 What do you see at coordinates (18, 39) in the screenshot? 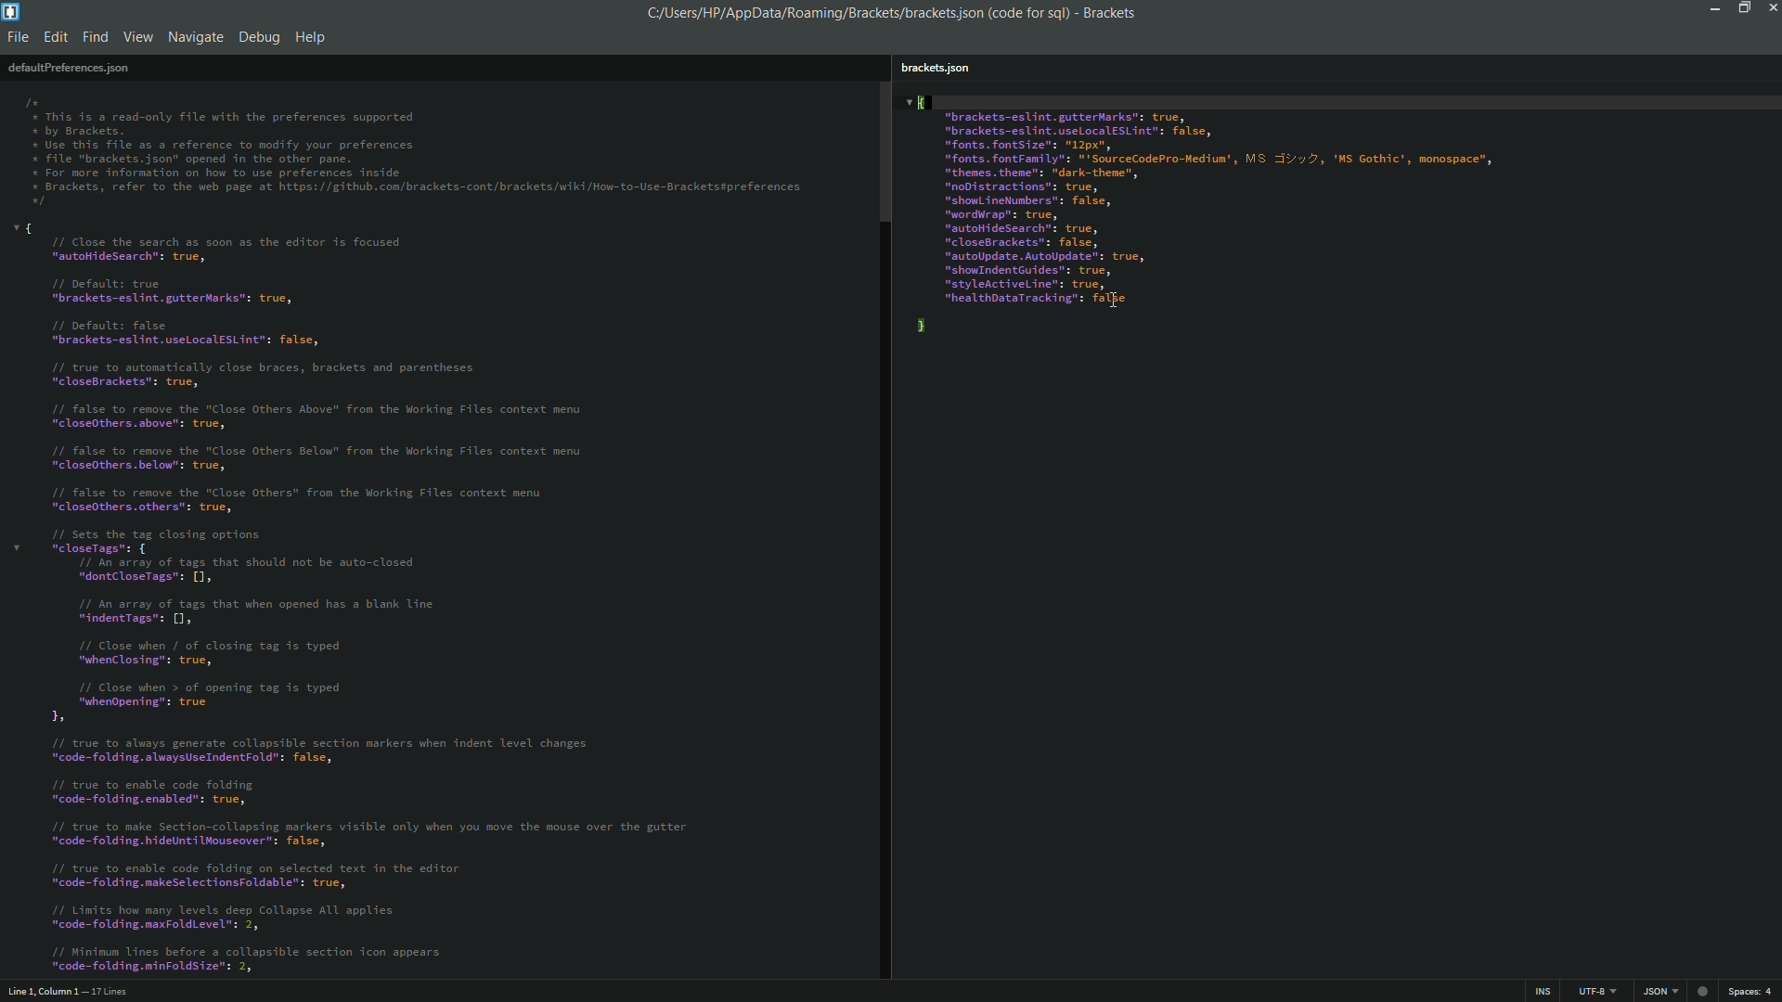
I see `File menu` at bounding box center [18, 39].